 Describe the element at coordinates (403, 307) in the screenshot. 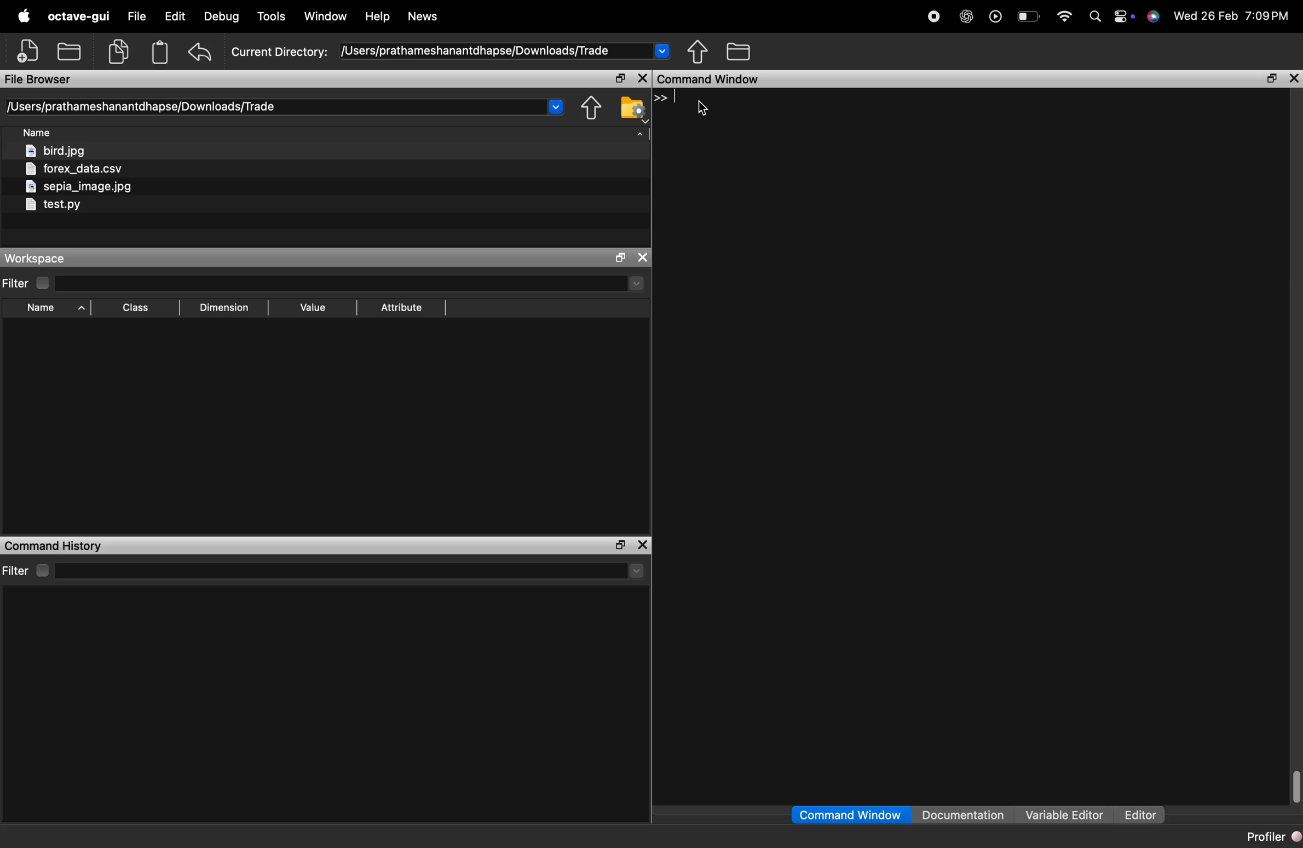

I see `sort by attribute` at that location.